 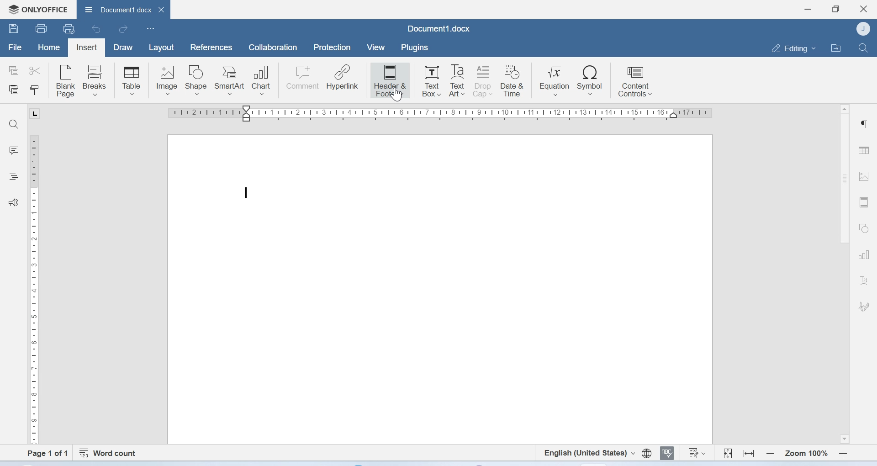 What do you see at coordinates (589, 453) in the screenshot?
I see `Set text language` at bounding box center [589, 453].